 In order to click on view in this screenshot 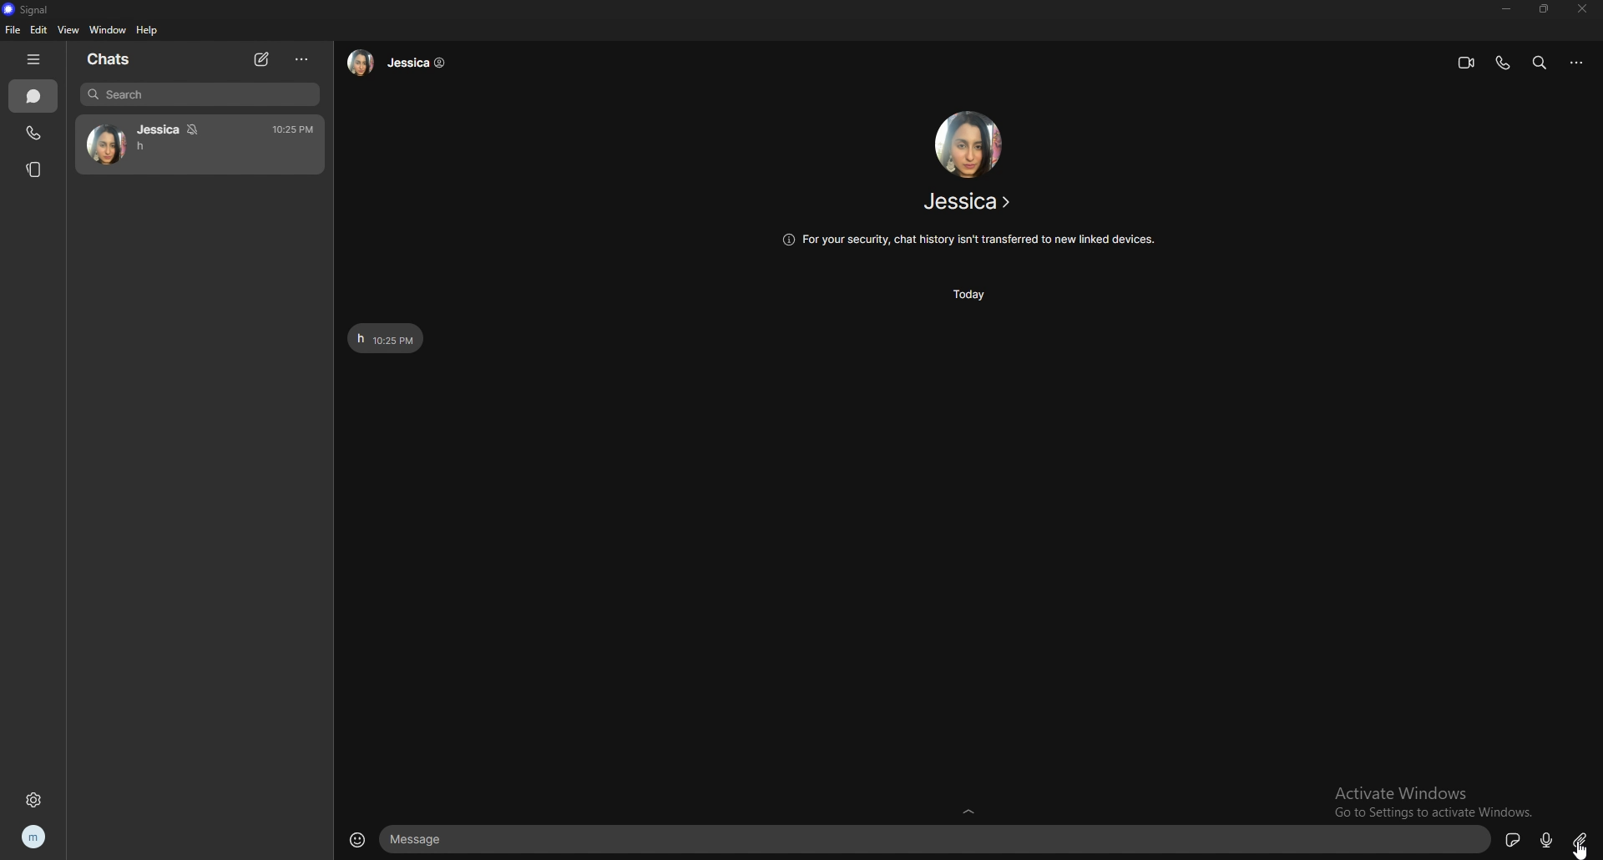, I will do `click(67, 29)`.